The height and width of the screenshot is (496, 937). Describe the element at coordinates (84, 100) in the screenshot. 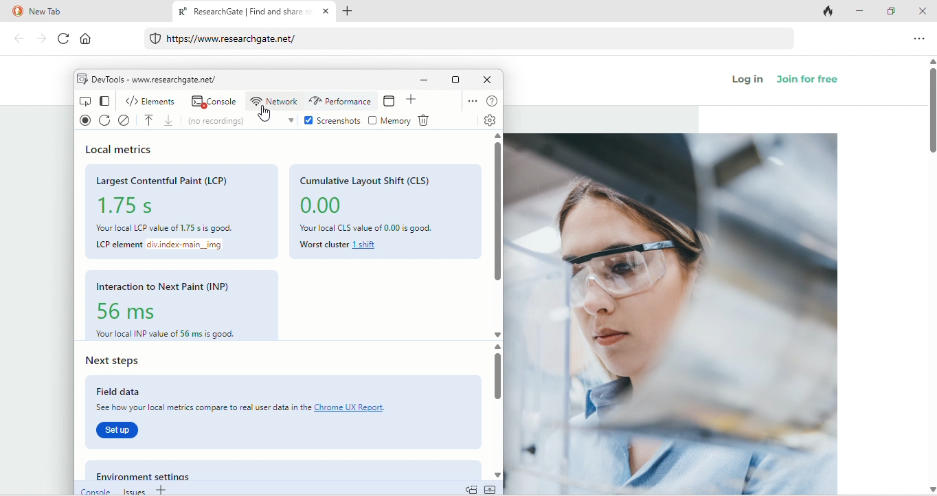

I see `inspect` at that location.